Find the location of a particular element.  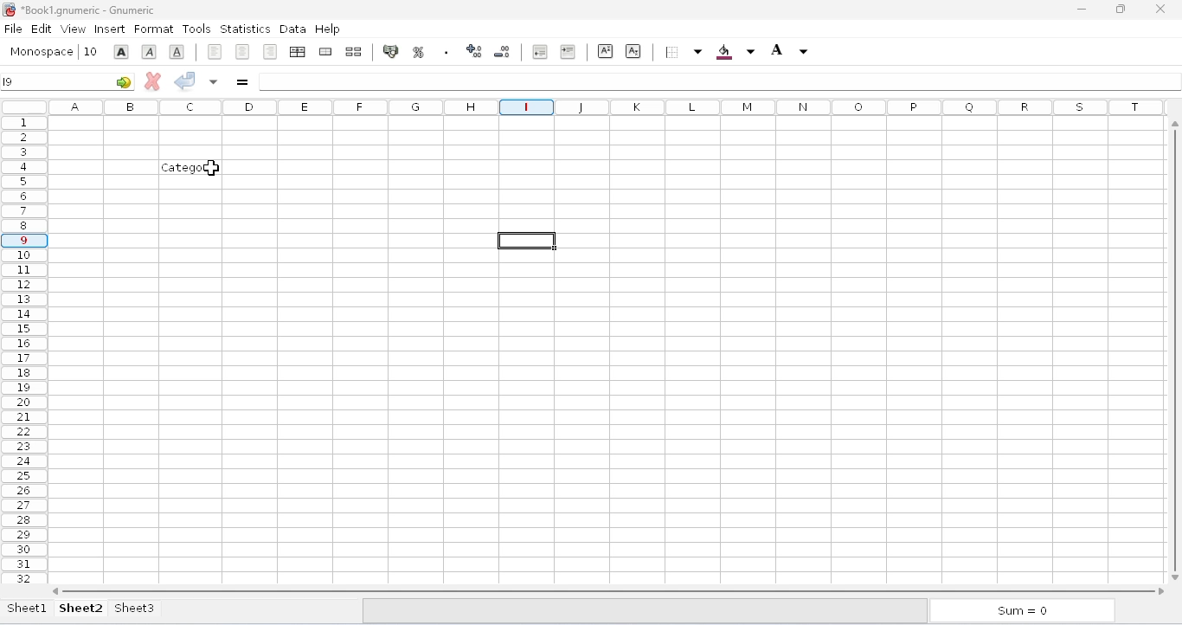

file is located at coordinates (13, 29).